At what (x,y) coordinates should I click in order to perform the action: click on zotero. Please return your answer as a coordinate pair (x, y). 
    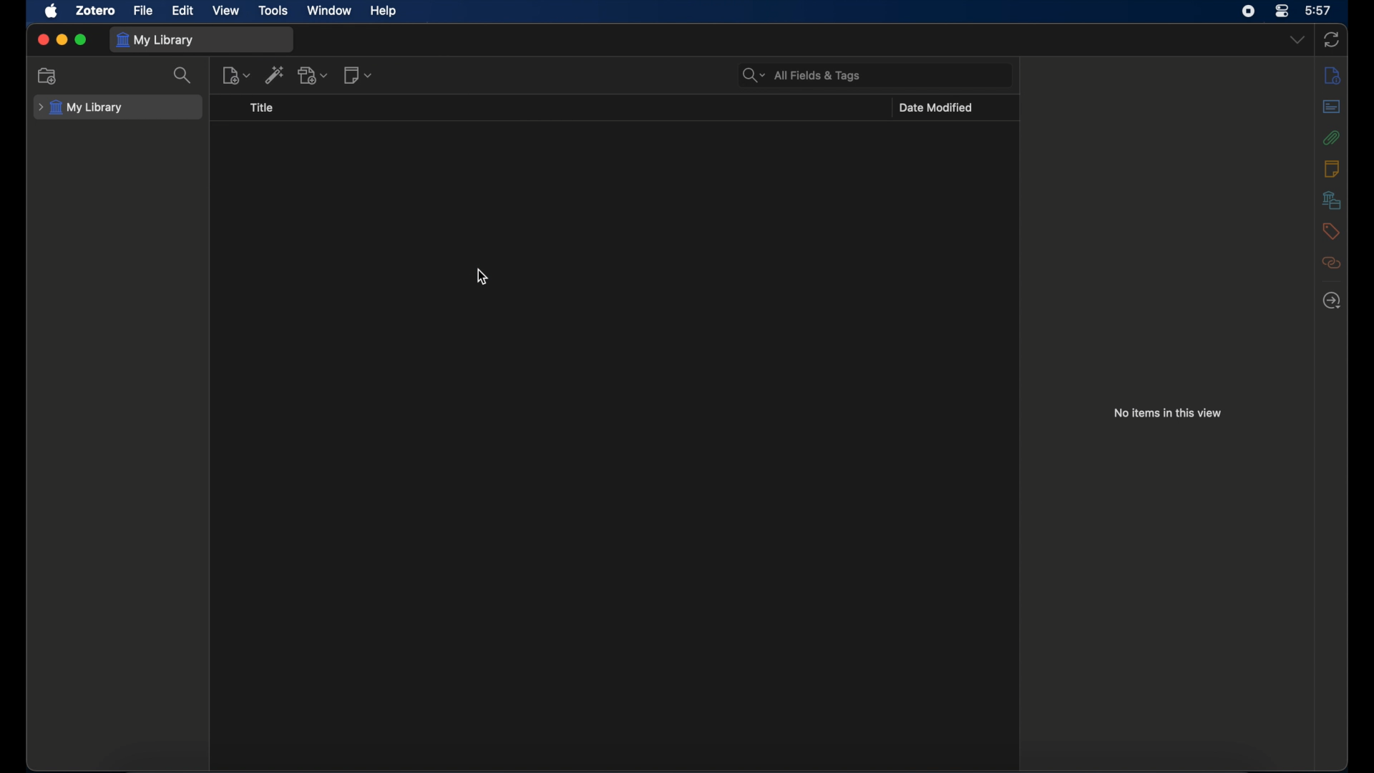
    Looking at the image, I should click on (94, 10).